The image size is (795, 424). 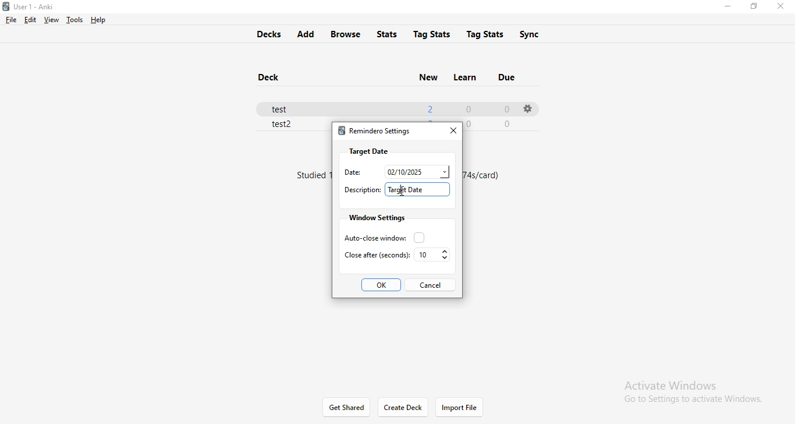 I want to click on edit, so click(x=29, y=19).